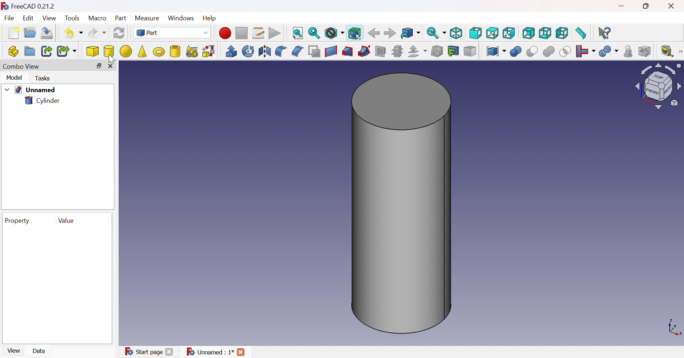  Describe the element at coordinates (622, 7) in the screenshot. I see `Minimize` at that location.